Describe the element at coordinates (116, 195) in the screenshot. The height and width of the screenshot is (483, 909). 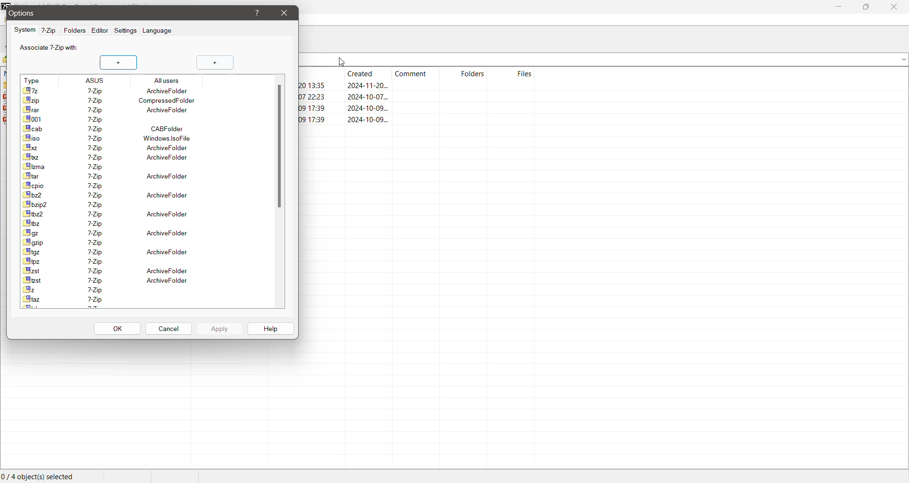
I see `Archived Folder` at that location.